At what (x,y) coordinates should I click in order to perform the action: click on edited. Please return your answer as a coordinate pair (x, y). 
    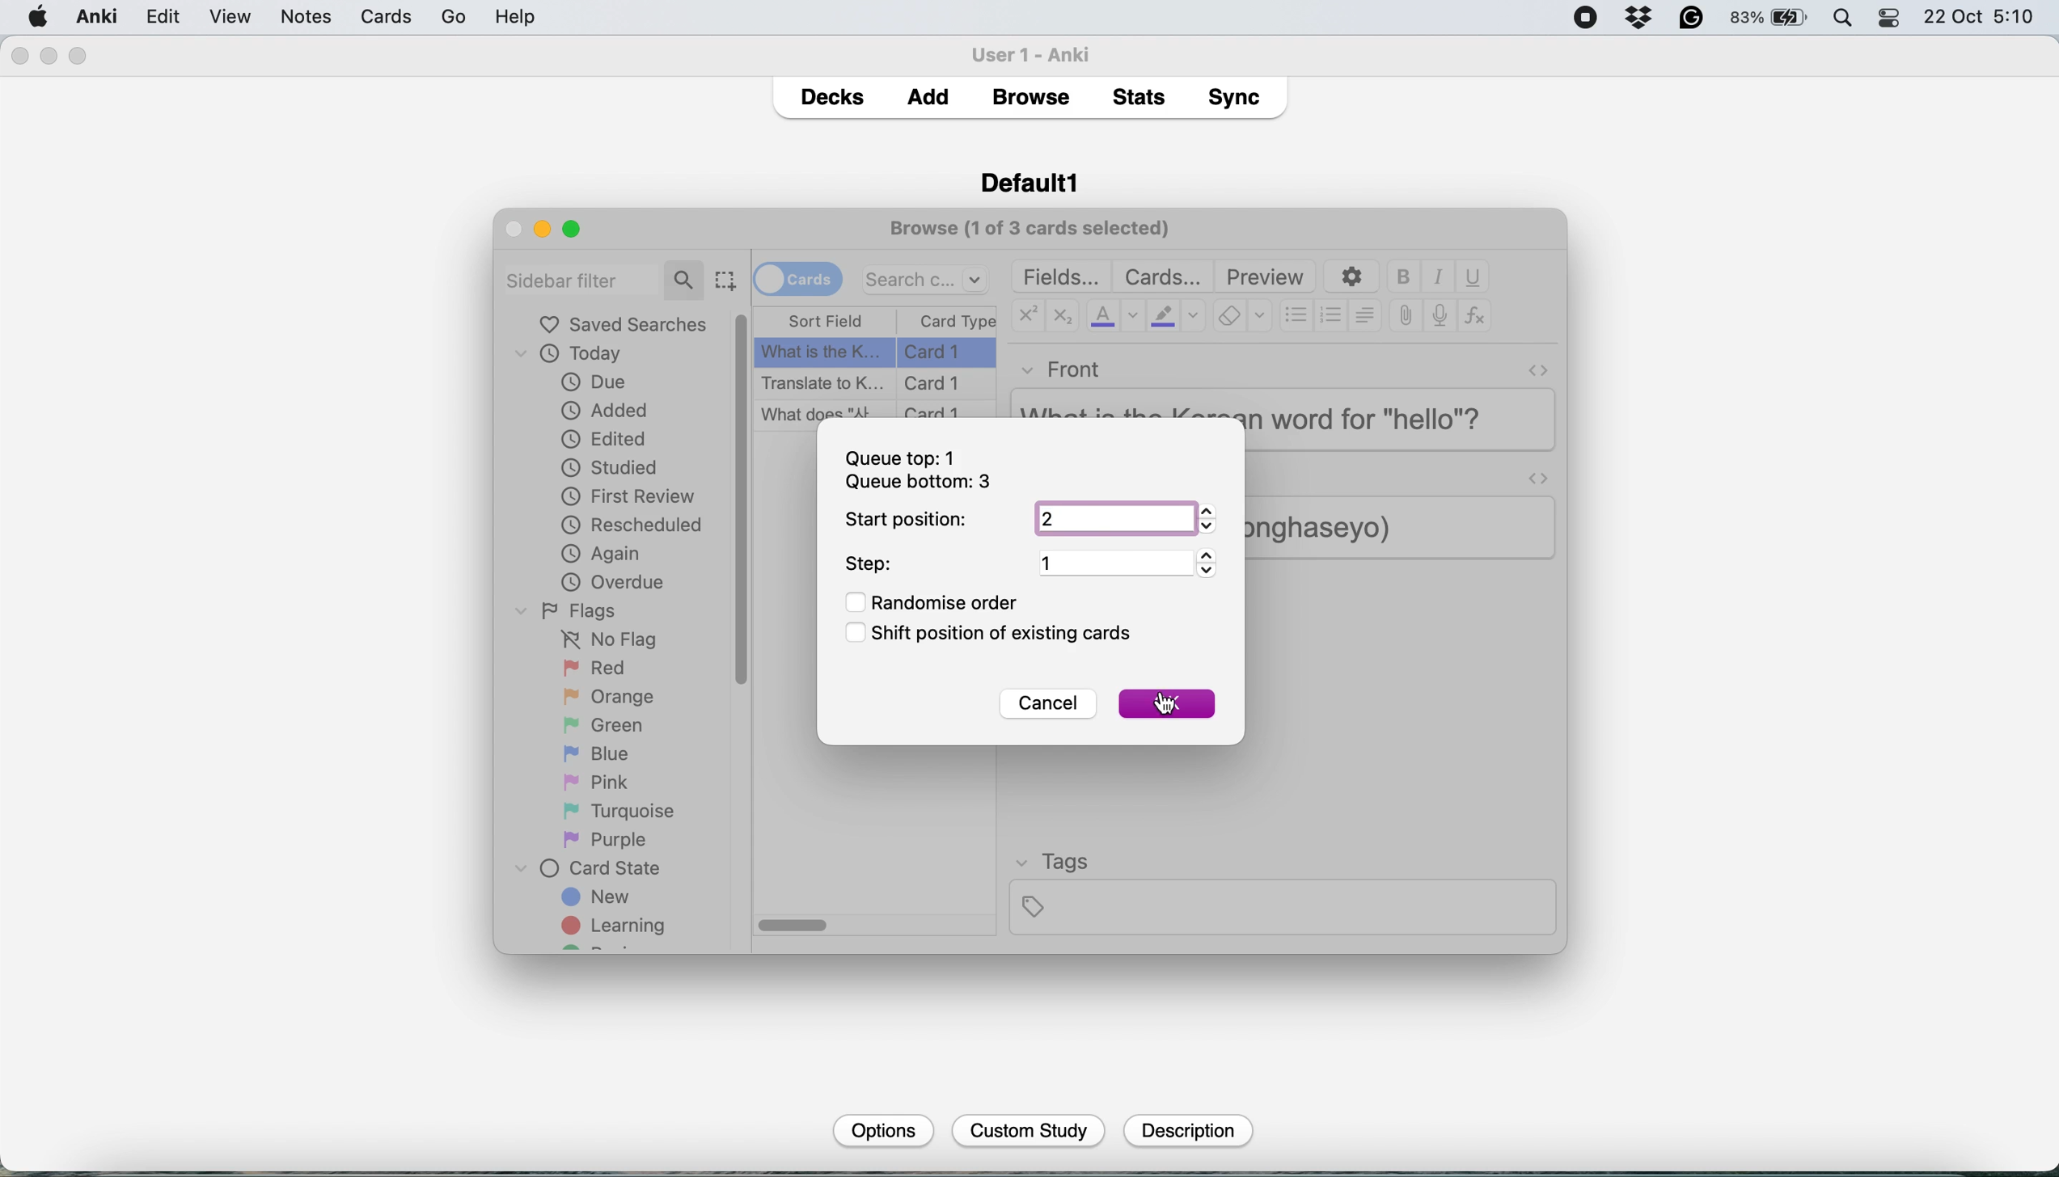
    Looking at the image, I should click on (605, 439).